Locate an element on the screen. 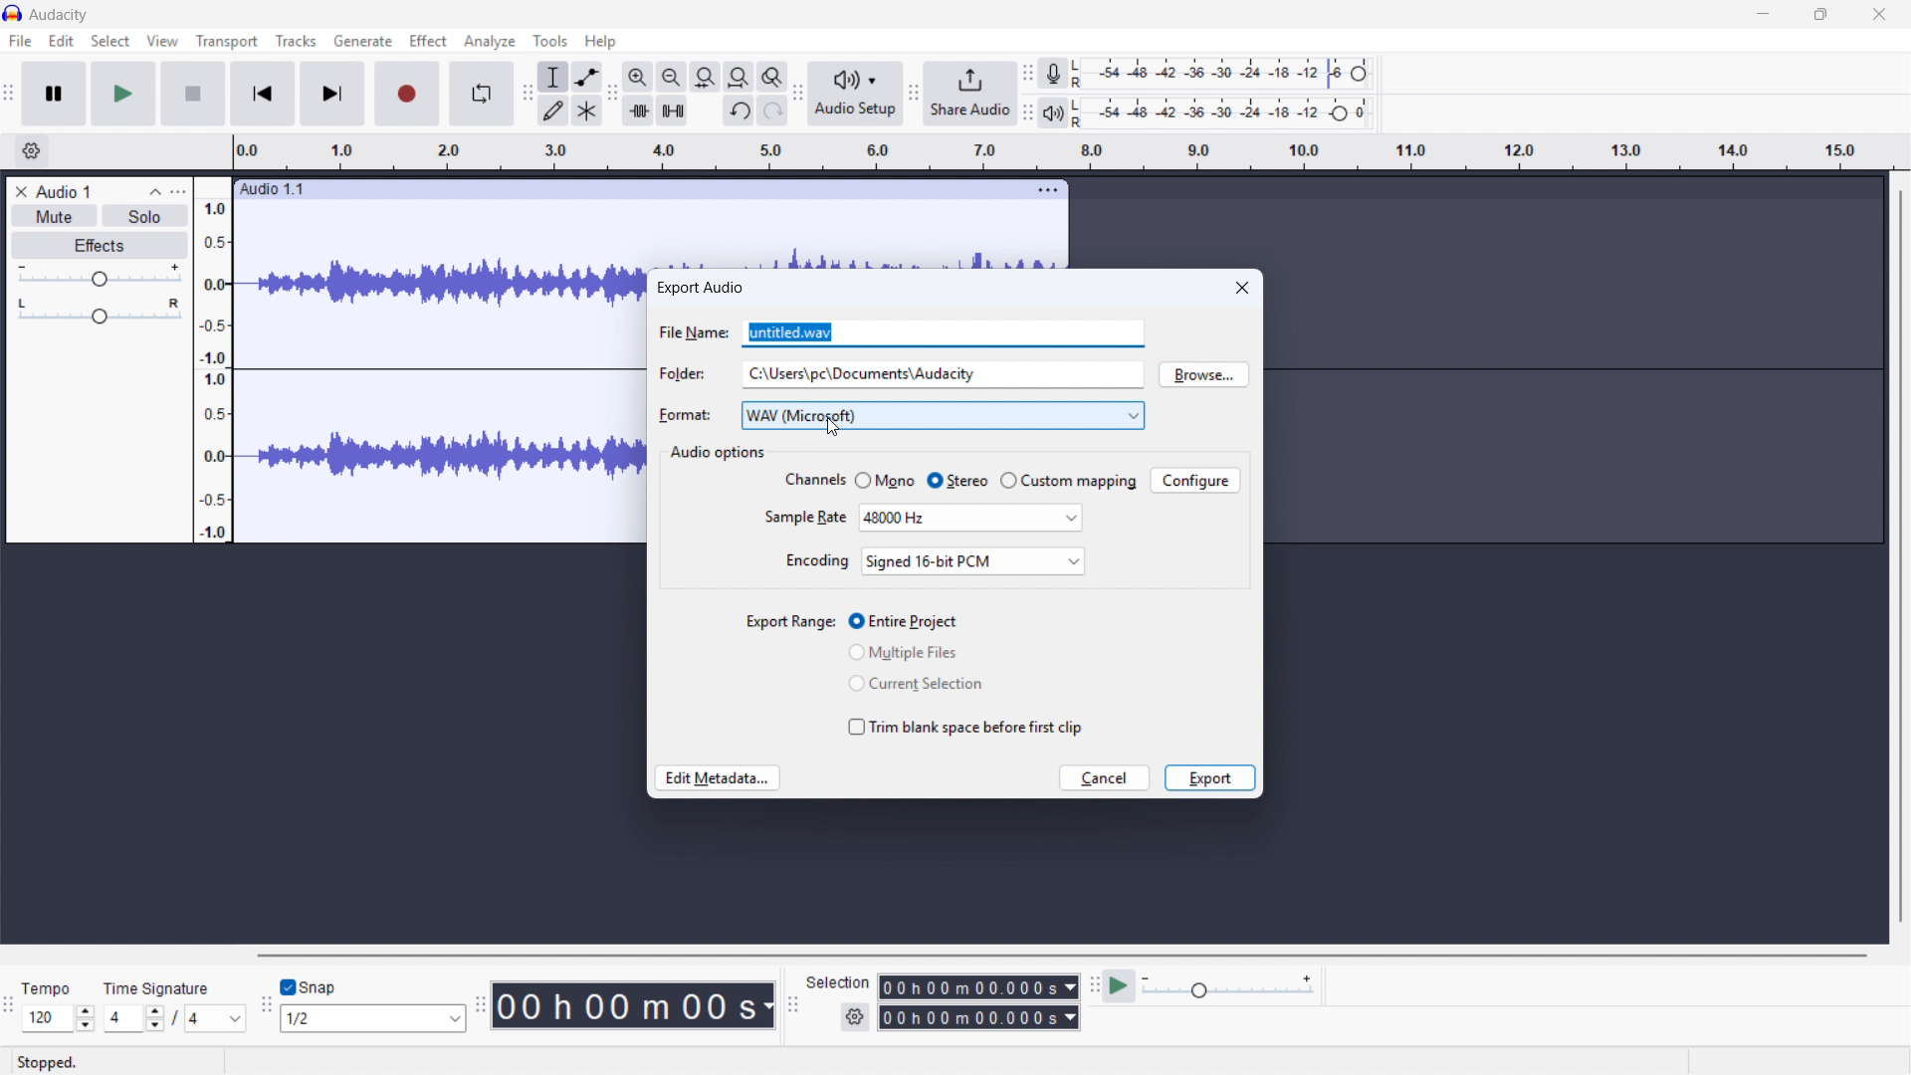 The image size is (1911, 1075). minimise  is located at coordinates (1761, 14).